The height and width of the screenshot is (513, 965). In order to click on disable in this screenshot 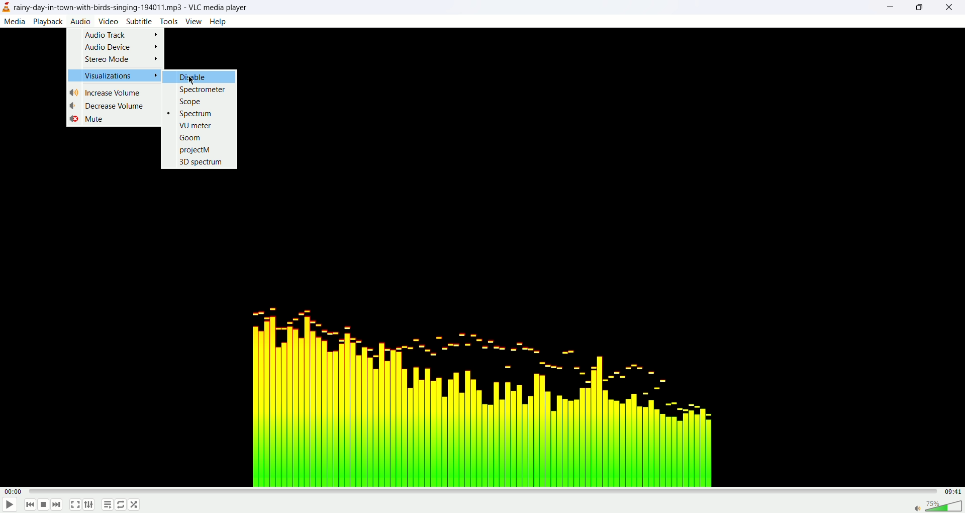, I will do `click(201, 77)`.